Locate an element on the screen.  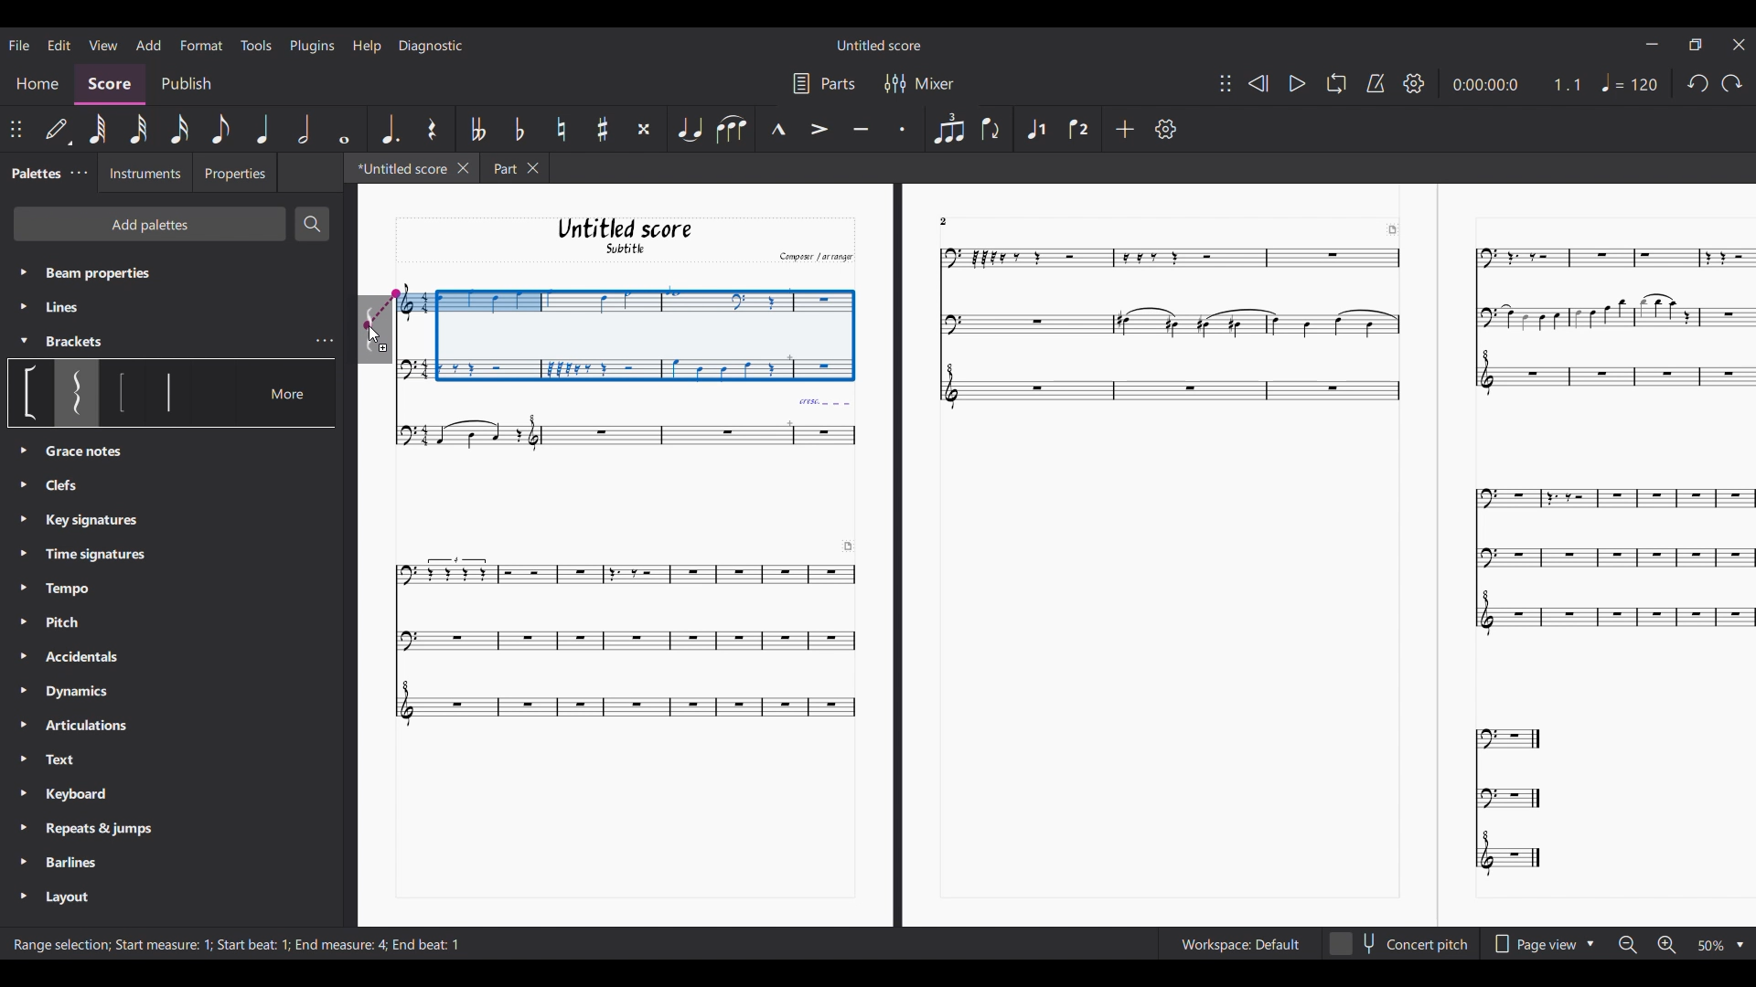
 is located at coordinates (25, 862).